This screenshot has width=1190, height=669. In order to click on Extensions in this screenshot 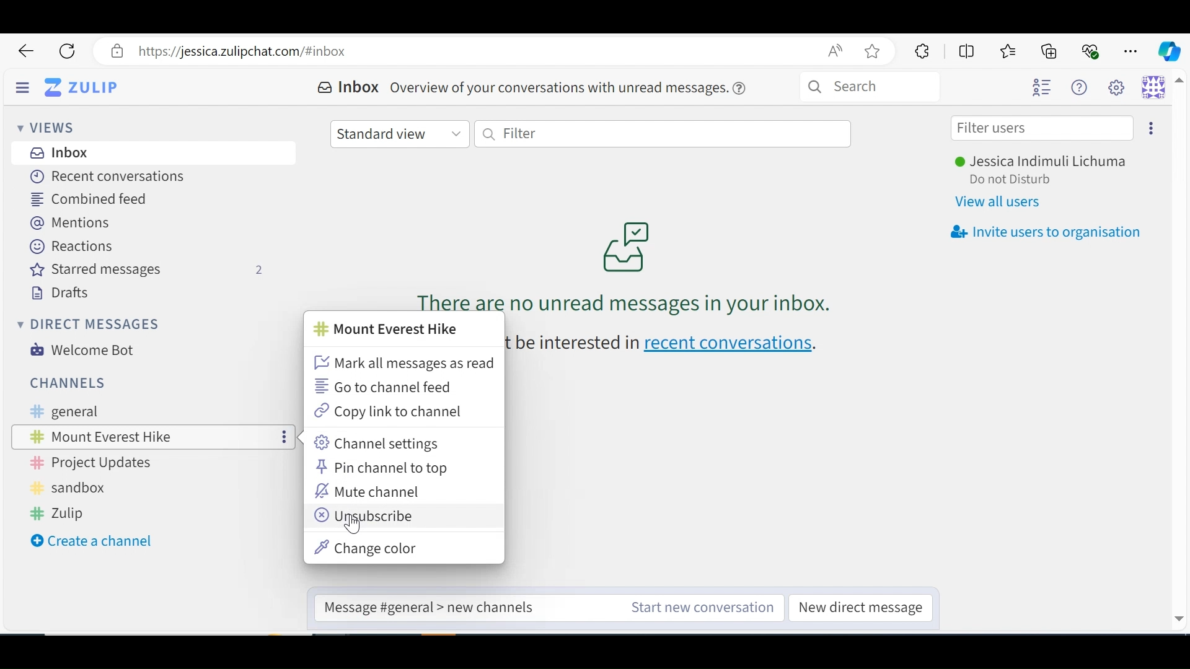, I will do `click(920, 51)`.